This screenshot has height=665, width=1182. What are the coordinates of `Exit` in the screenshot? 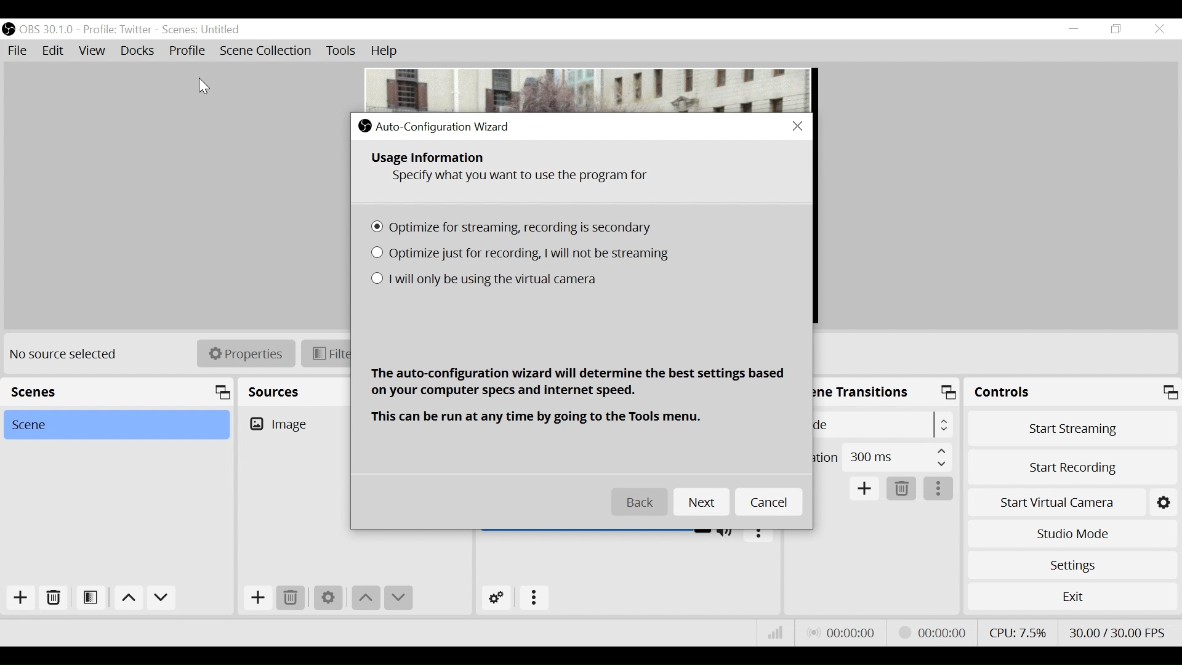 It's located at (1071, 596).